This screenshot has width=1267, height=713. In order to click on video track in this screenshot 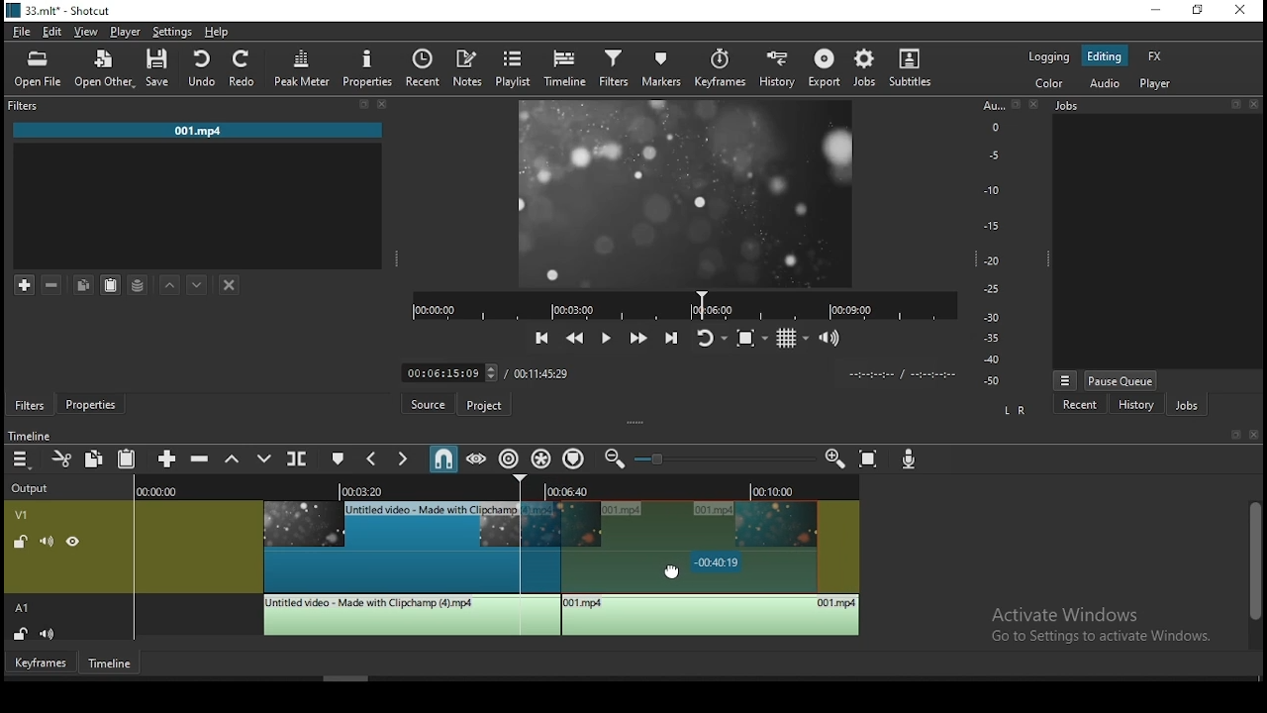, I will do `click(31, 517)`.